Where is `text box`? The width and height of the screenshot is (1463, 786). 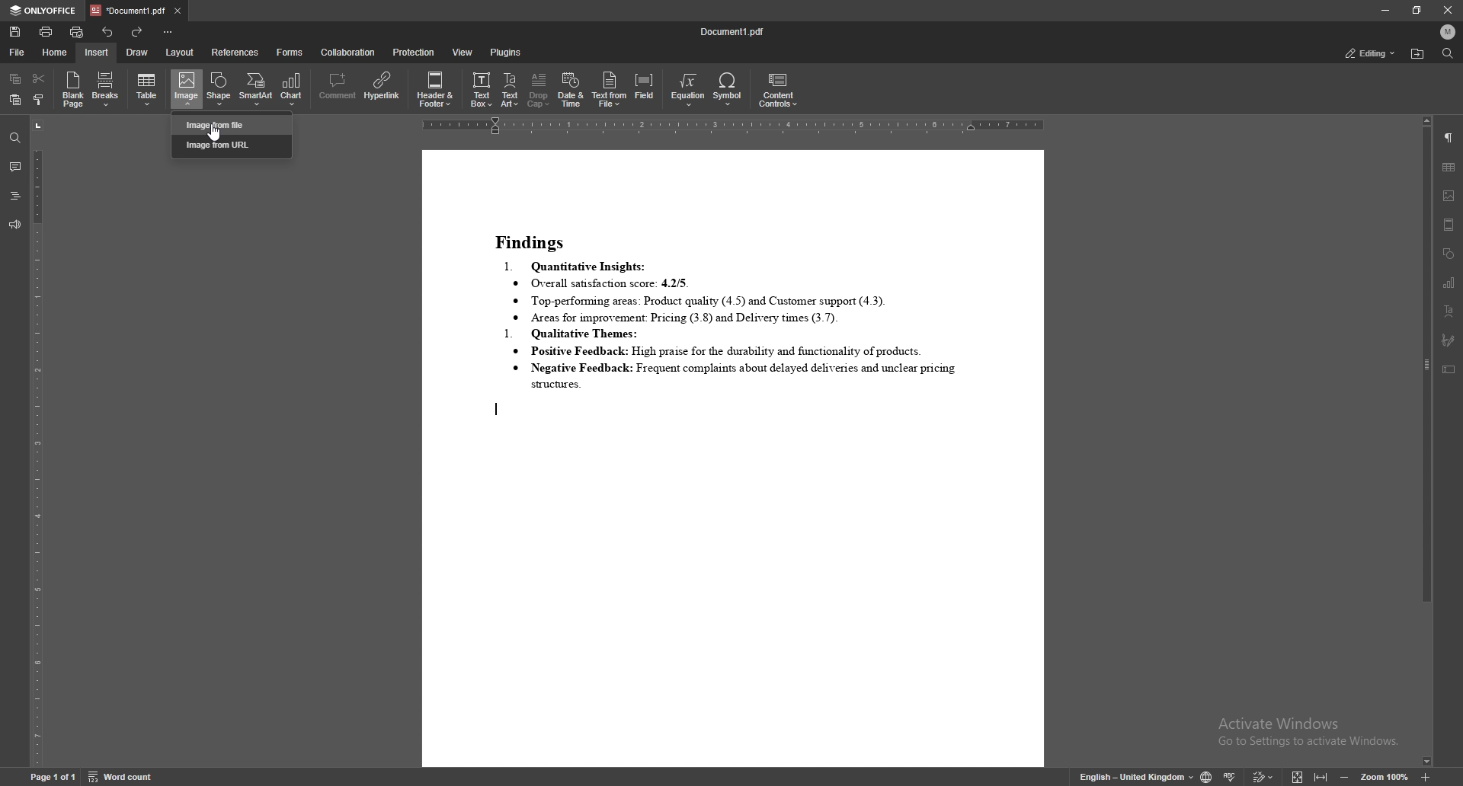 text box is located at coordinates (481, 90).